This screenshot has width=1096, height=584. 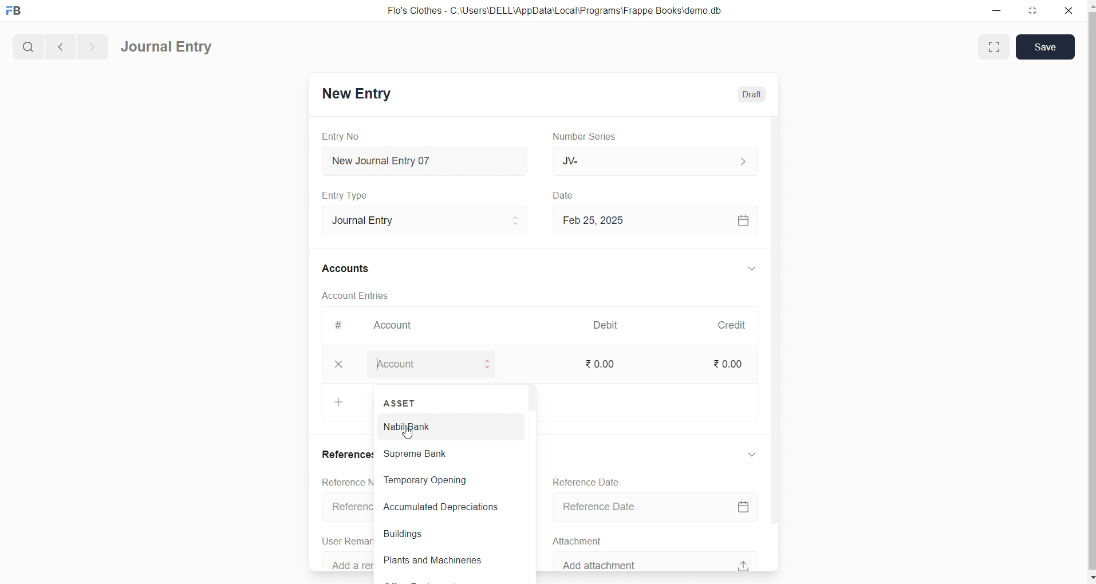 I want to click on Attachment, so click(x=584, y=540).